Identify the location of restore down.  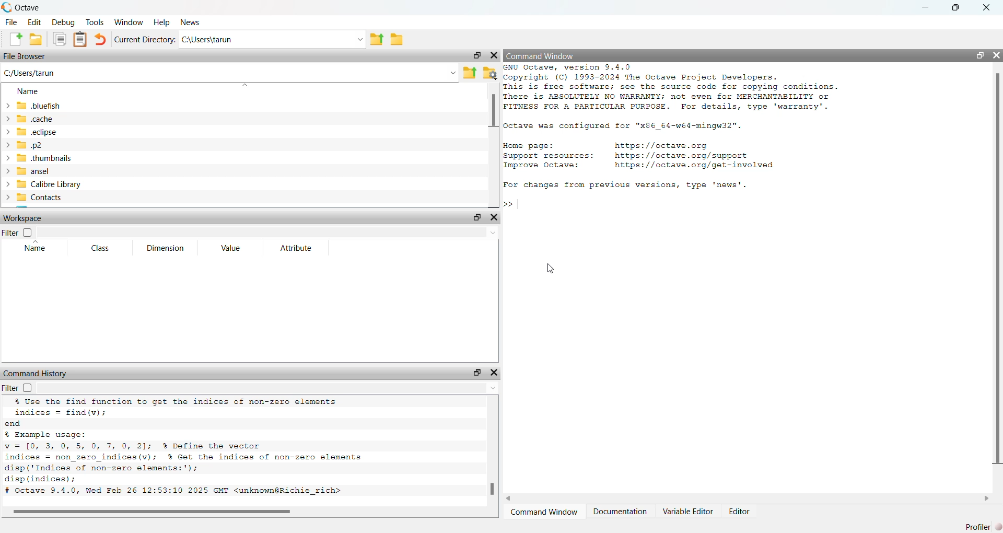
(979, 55).